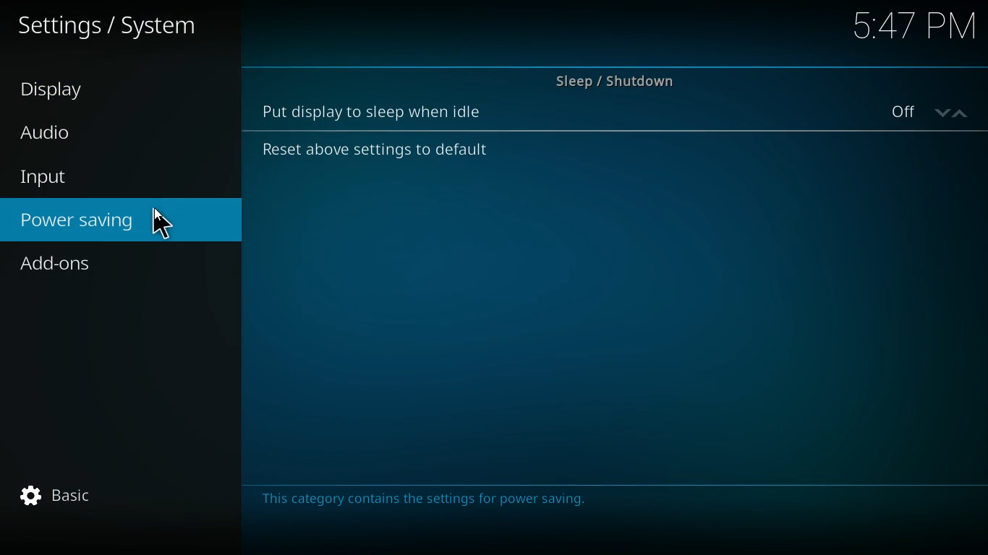 The height and width of the screenshot is (555, 988). I want to click on reset above settings do default, so click(369, 152).